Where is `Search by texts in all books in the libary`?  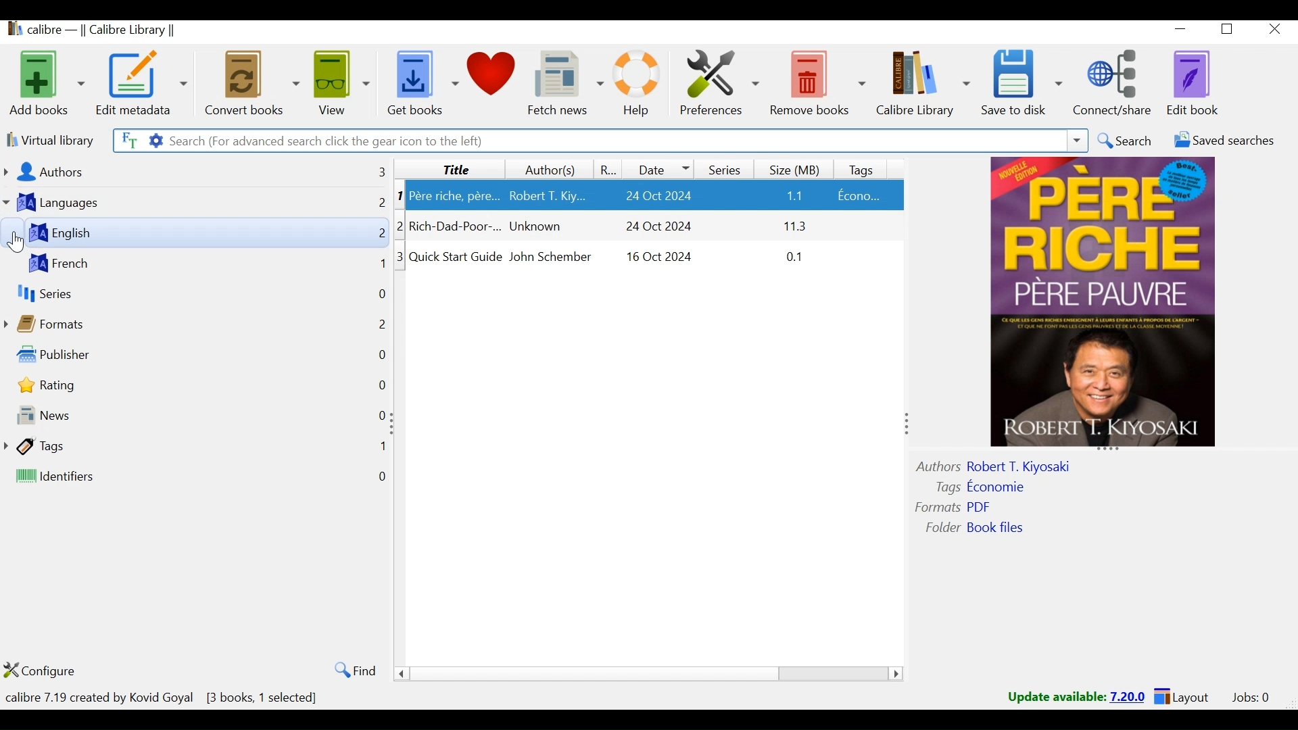
Search by texts in all books in the libary is located at coordinates (126, 139).